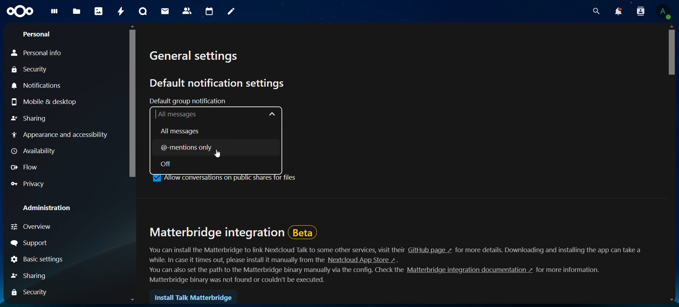 Image resolution: width=679 pixels, height=307 pixels. Describe the element at coordinates (192, 101) in the screenshot. I see `default group notification` at that location.